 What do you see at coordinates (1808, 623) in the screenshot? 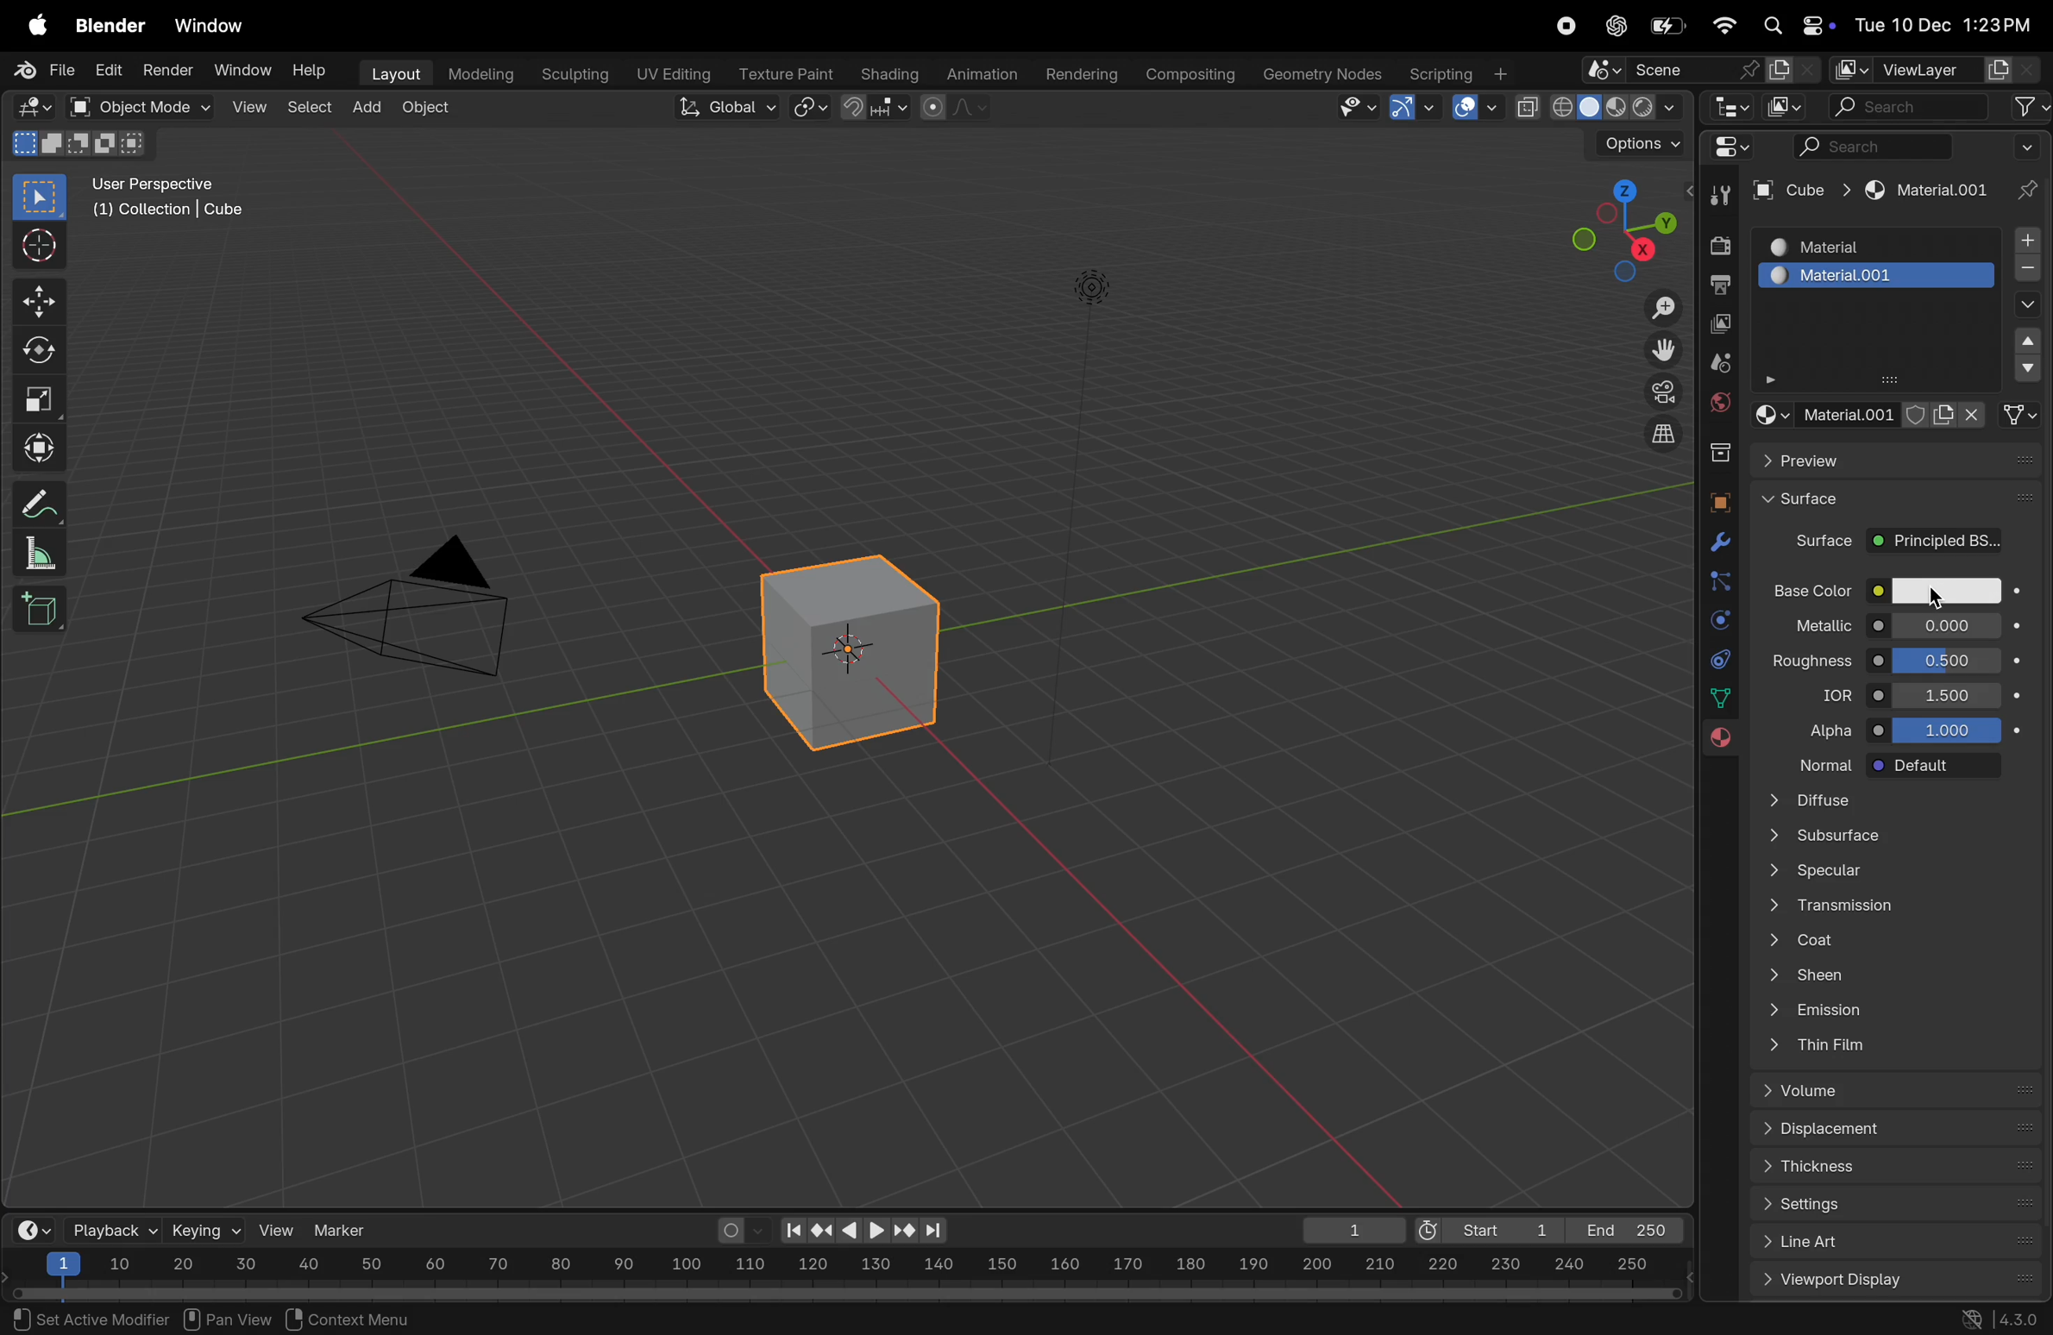
I see `metallic` at bounding box center [1808, 623].